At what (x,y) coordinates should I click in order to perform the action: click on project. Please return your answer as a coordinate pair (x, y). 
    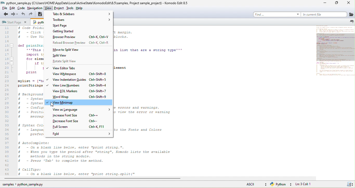
    Looking at the image, I should click on (60, 9).